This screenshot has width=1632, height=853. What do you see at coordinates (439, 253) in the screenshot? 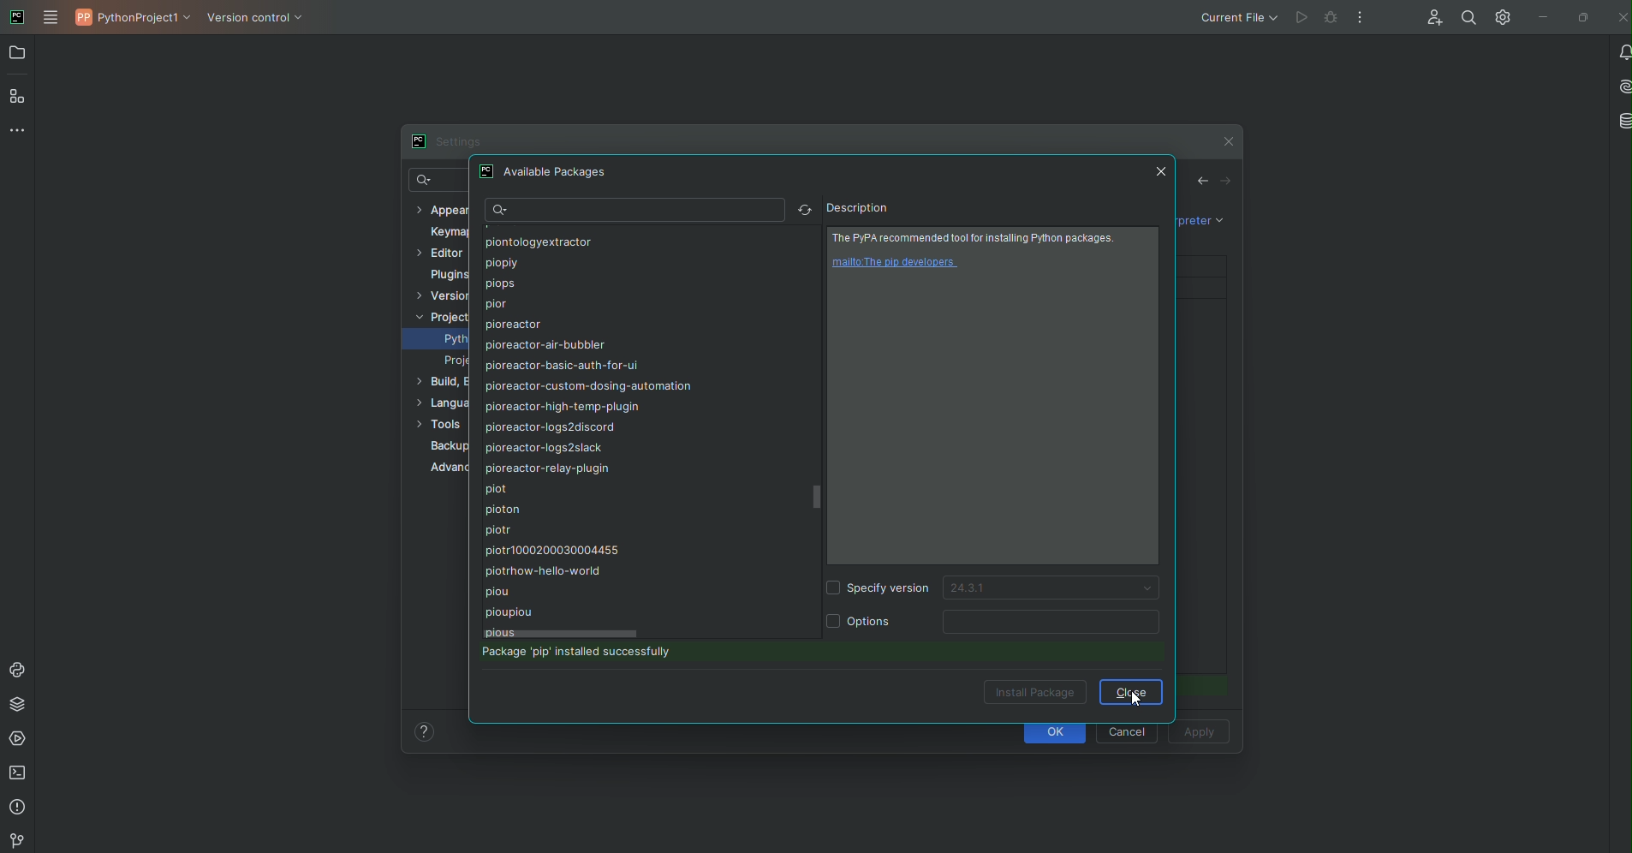
I see `Editor` at bounding box center [439, 253].